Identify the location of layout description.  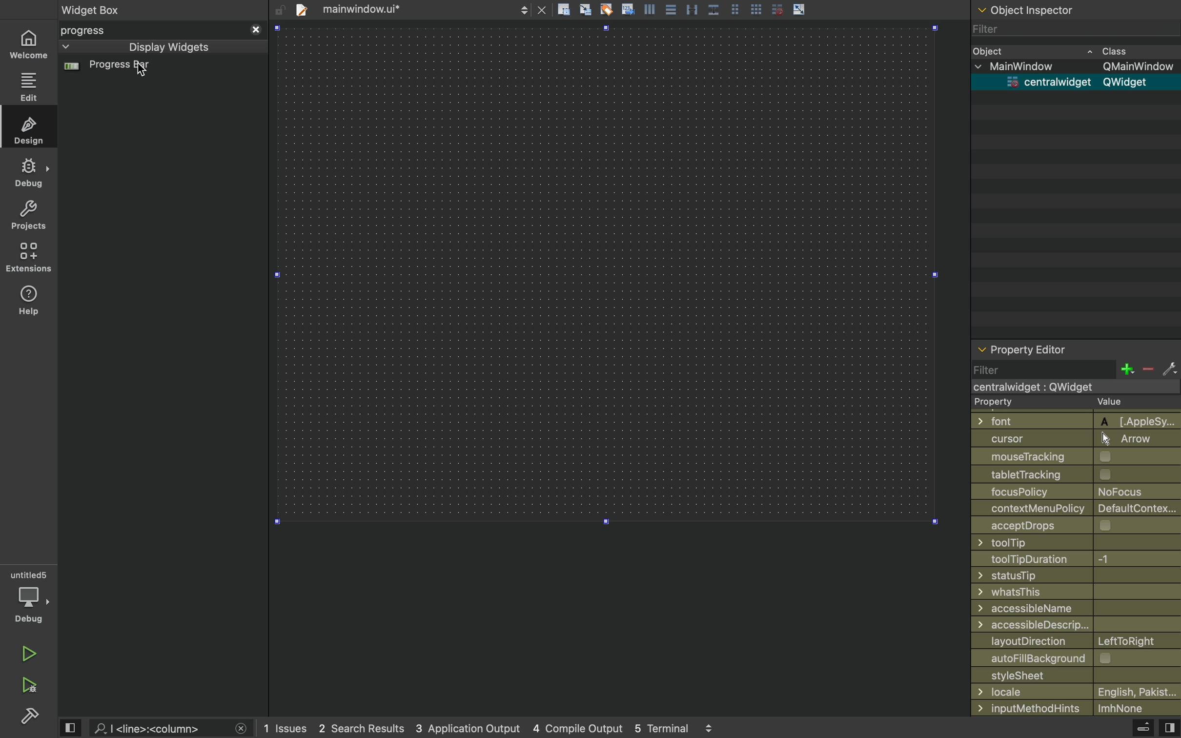
(1073, 641).